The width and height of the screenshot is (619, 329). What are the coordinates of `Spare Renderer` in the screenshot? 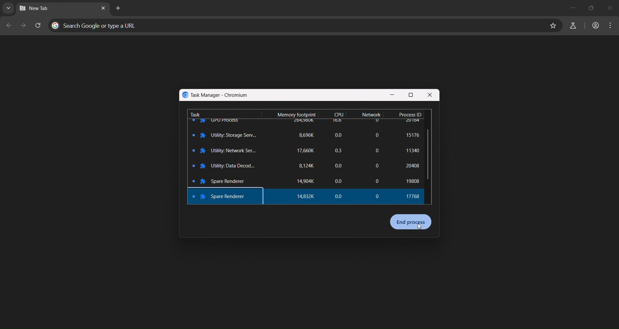 It's located at (231, 181).